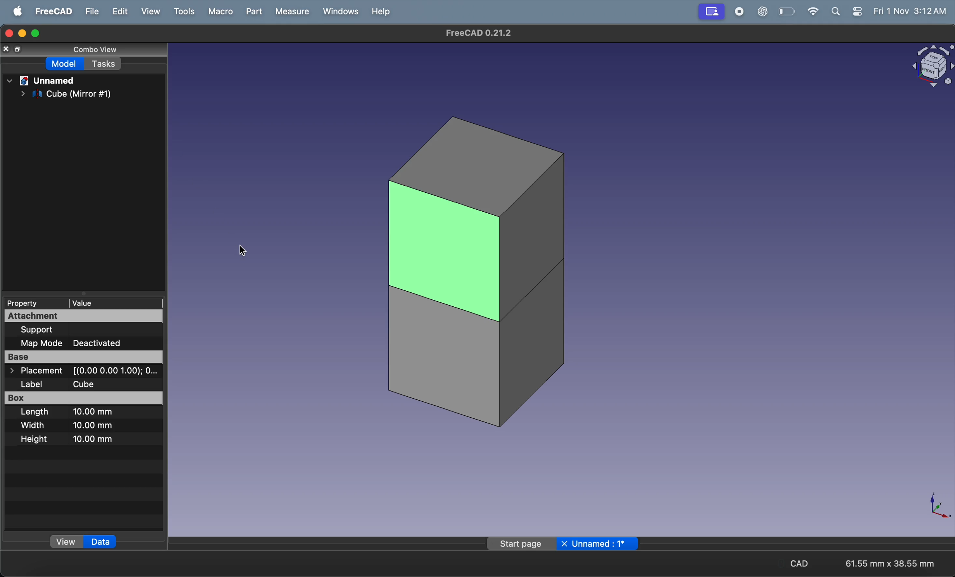 The image size is (955, 577). Describe the element at coordinates (835, 12) in the screenshot. I see `search` at that location.